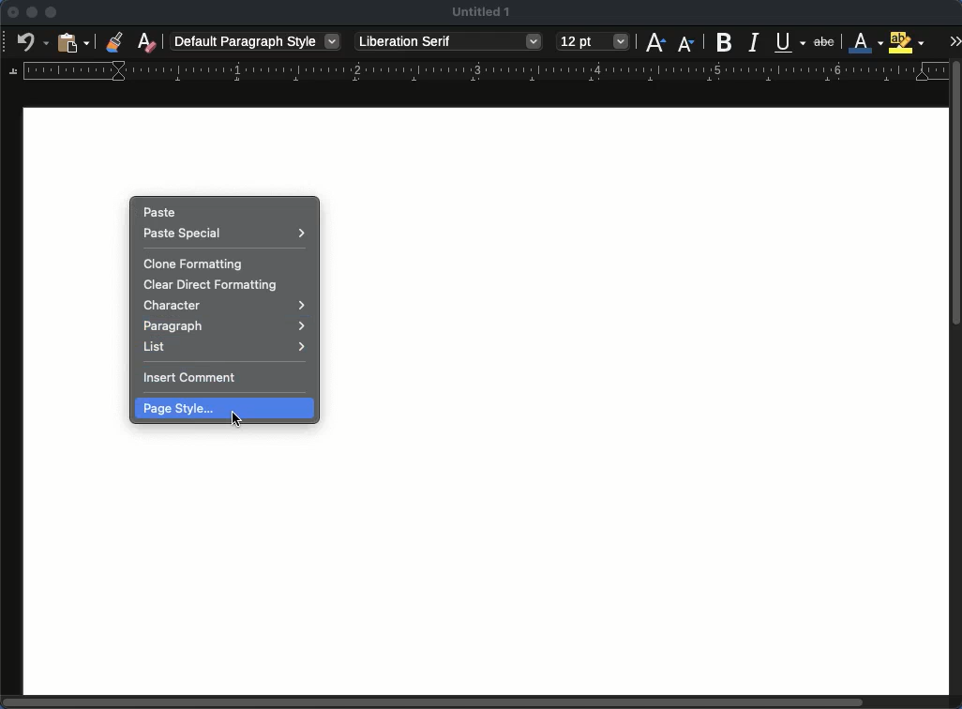 Image resolution: width=962 pixels, height=709 pixels. I want to click on paste, so click(73, 41).